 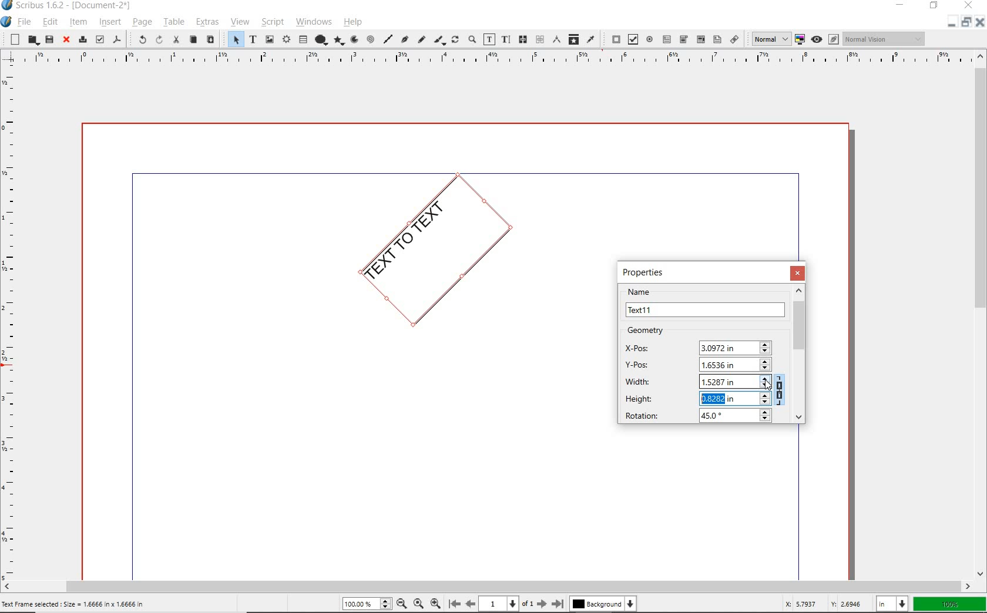 What do you see at coordinates (559, 605) in the screenshot?
I see `move to last` at bounding box center [559, 605].